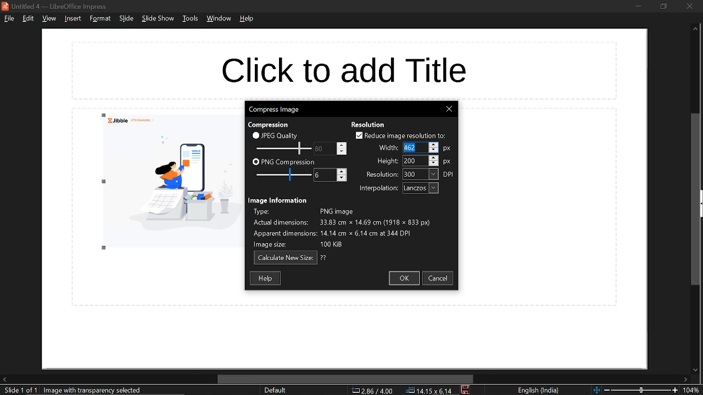 The image size is (703, 395). Describe the element at coordinates (448, 162) in the screenshot. I see `height unit: px` at that location.